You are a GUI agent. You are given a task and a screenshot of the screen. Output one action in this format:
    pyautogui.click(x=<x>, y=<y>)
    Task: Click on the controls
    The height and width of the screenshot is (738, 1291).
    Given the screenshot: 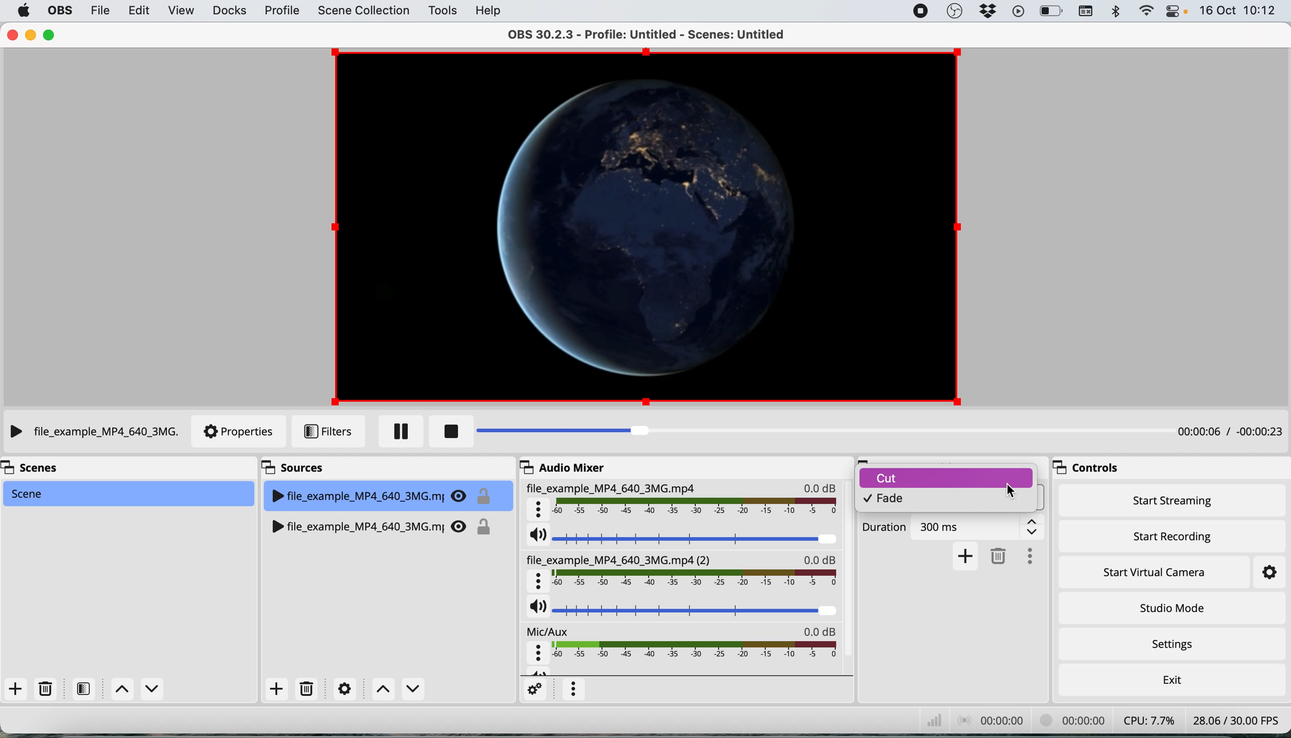 What is the action you would take?
    pyautogui.click(x=1088, y=467)
    